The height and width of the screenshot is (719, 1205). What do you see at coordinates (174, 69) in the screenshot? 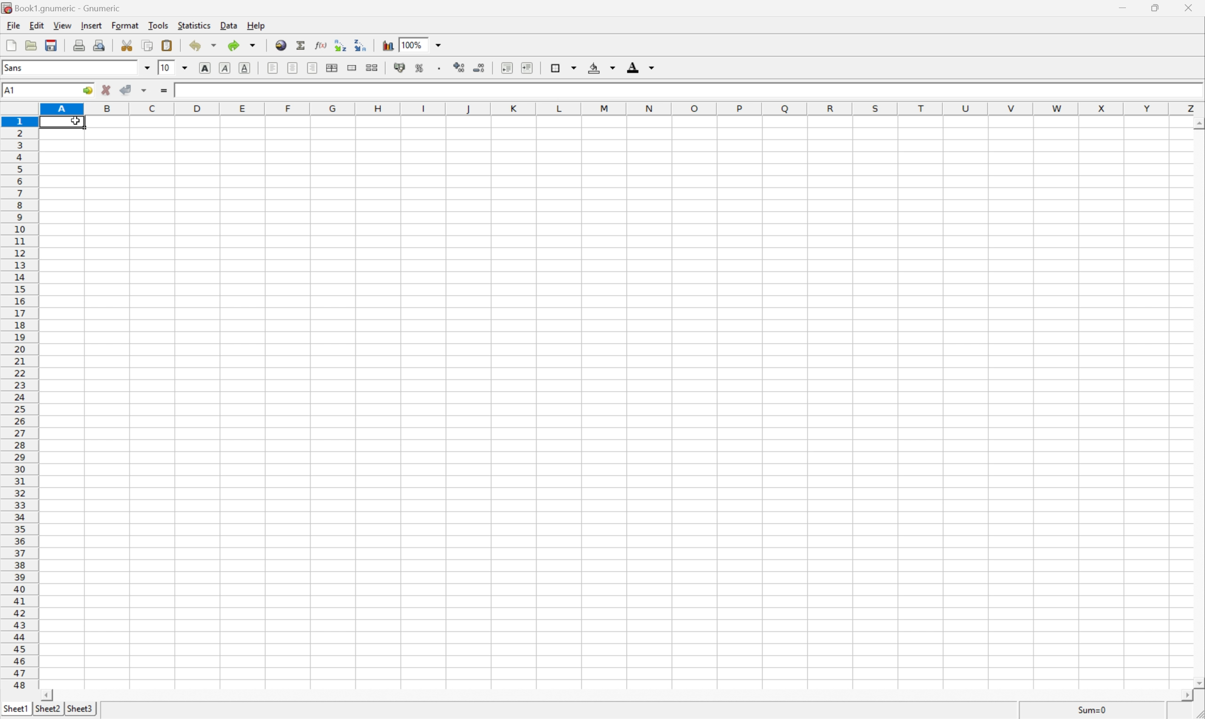
I see `Font size 10` at bounding box center [174, 69].